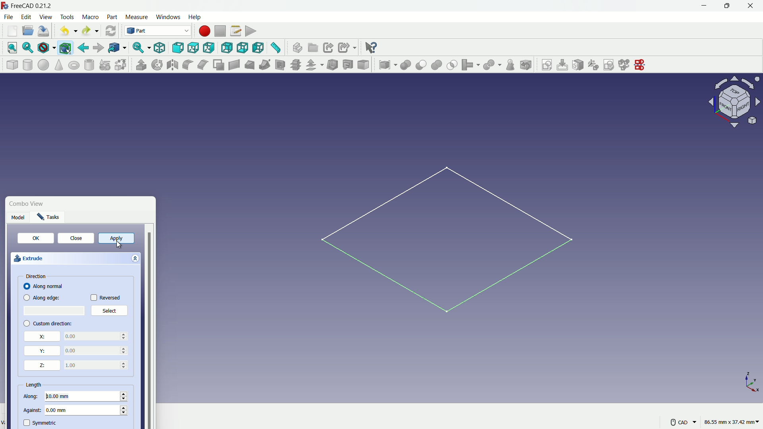  Describe the element at coordinates (227, 48) in the screenshot. I see `back view` at that location.